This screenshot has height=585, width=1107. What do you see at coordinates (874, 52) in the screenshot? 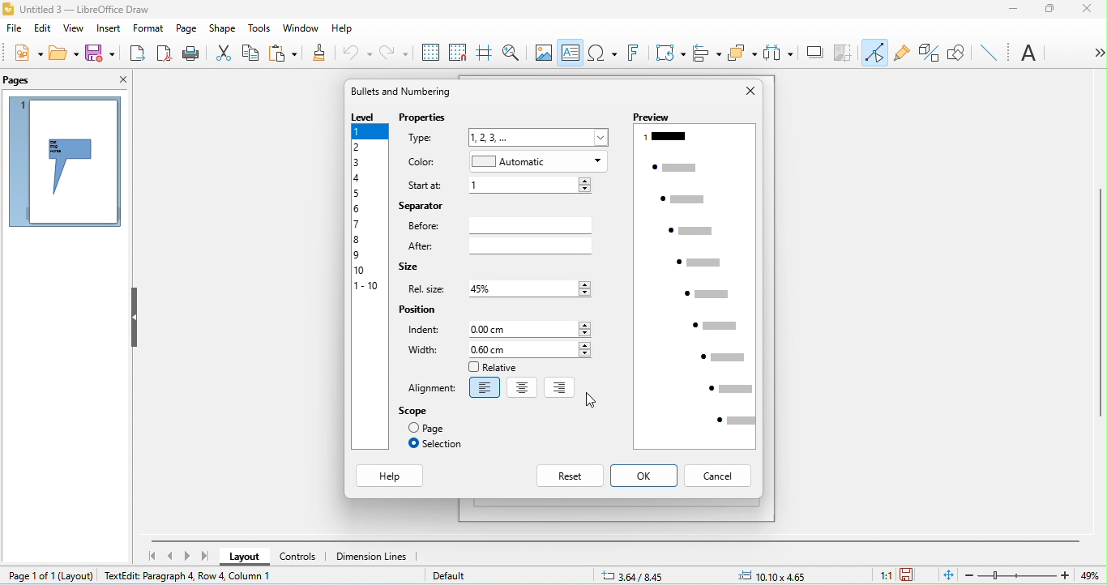
I see `toggle point edit mode` at bounding box center [874, 52].